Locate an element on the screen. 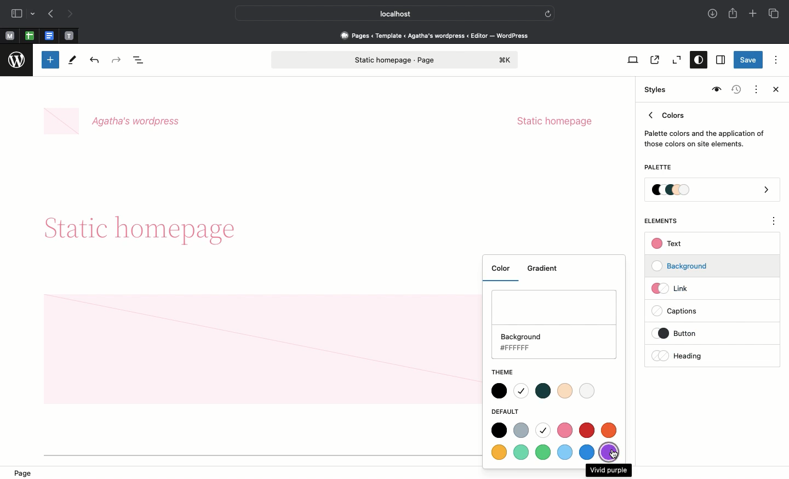 This screenshot has height=479, width=789. Theme is located at coordinates (507, 371).